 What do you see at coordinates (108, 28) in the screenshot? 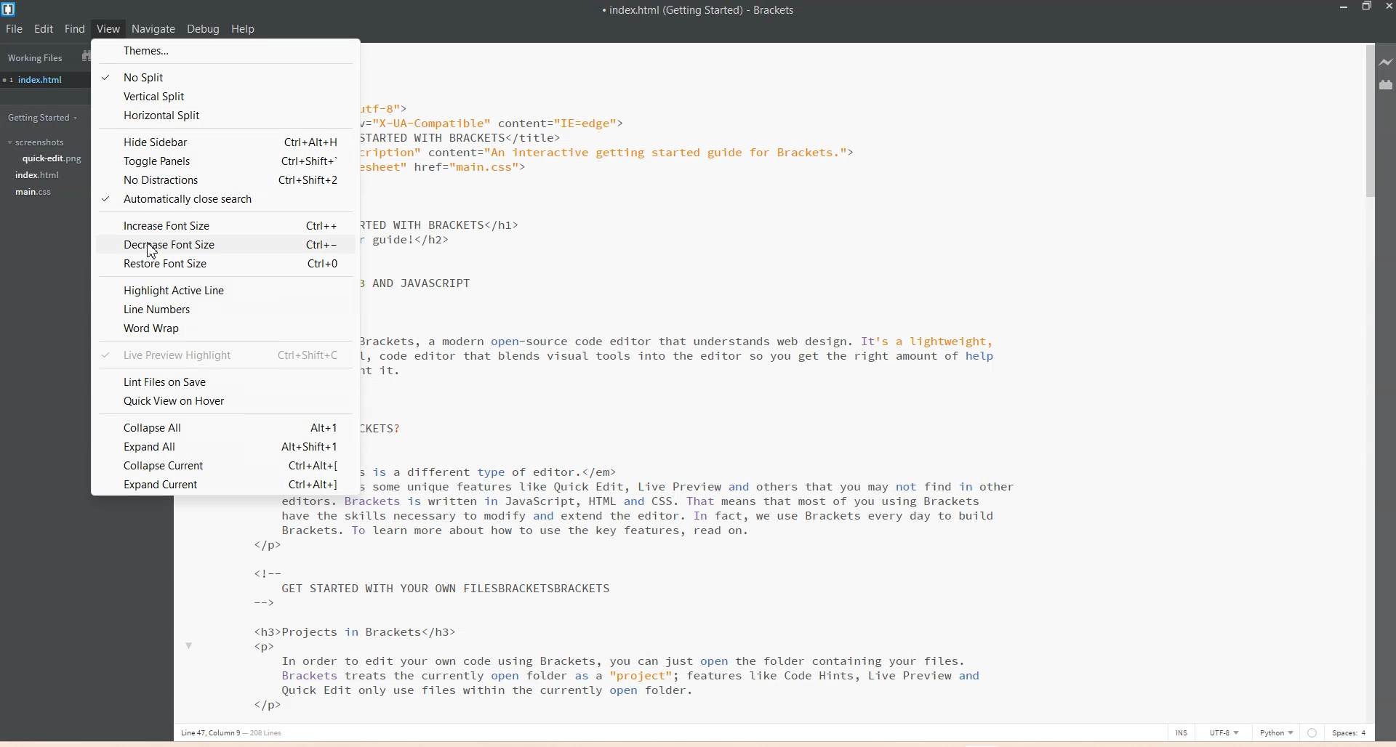
I see `View` at bounding box center [108, 28].